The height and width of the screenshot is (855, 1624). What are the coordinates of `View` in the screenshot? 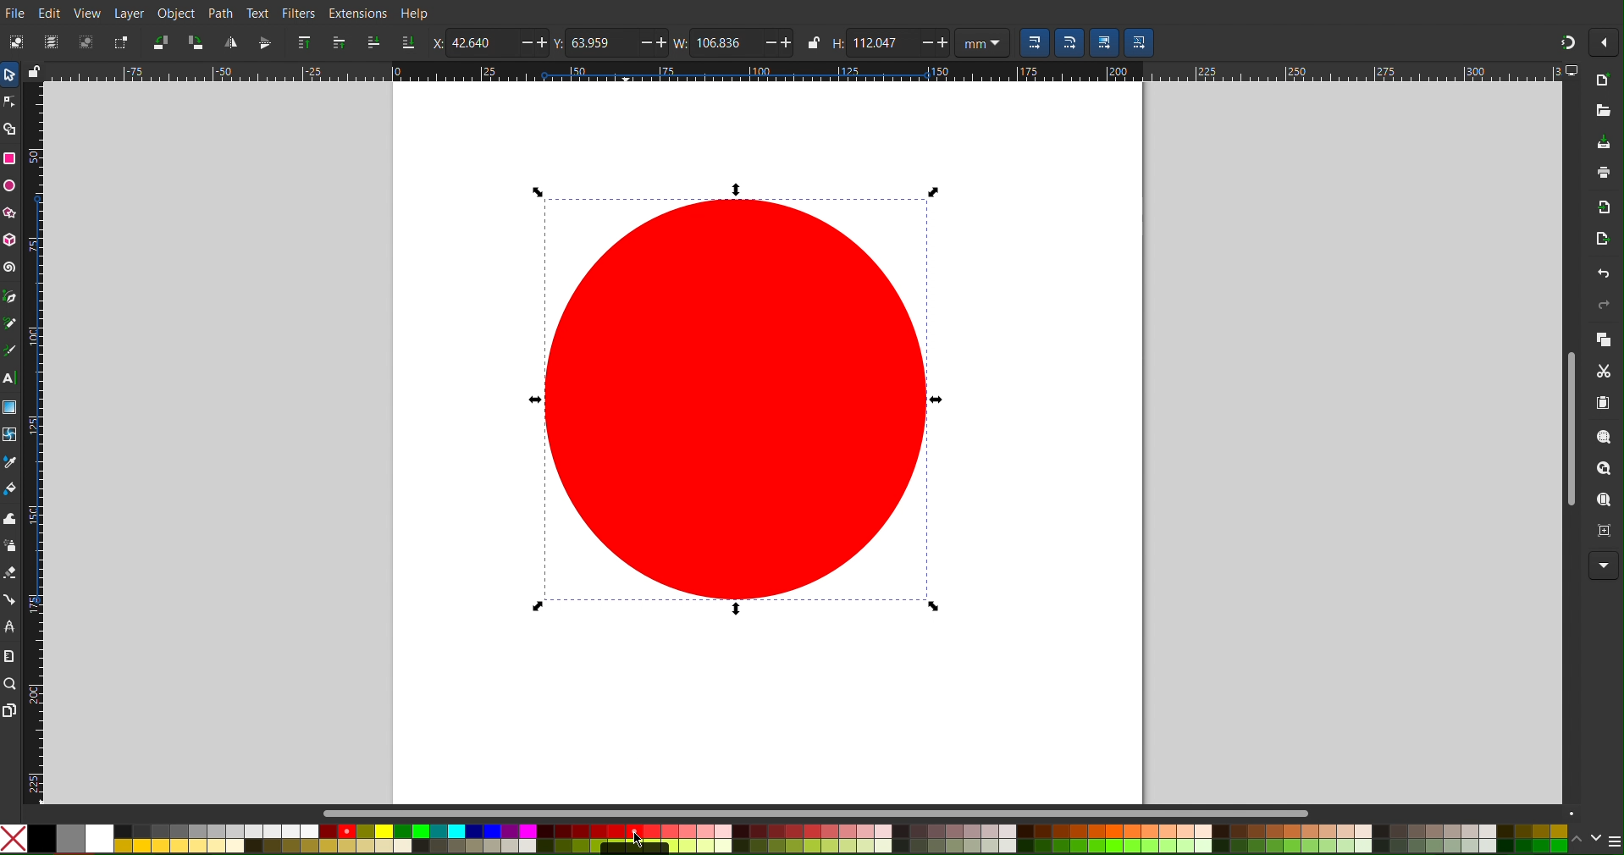 It's located at (89, 10).